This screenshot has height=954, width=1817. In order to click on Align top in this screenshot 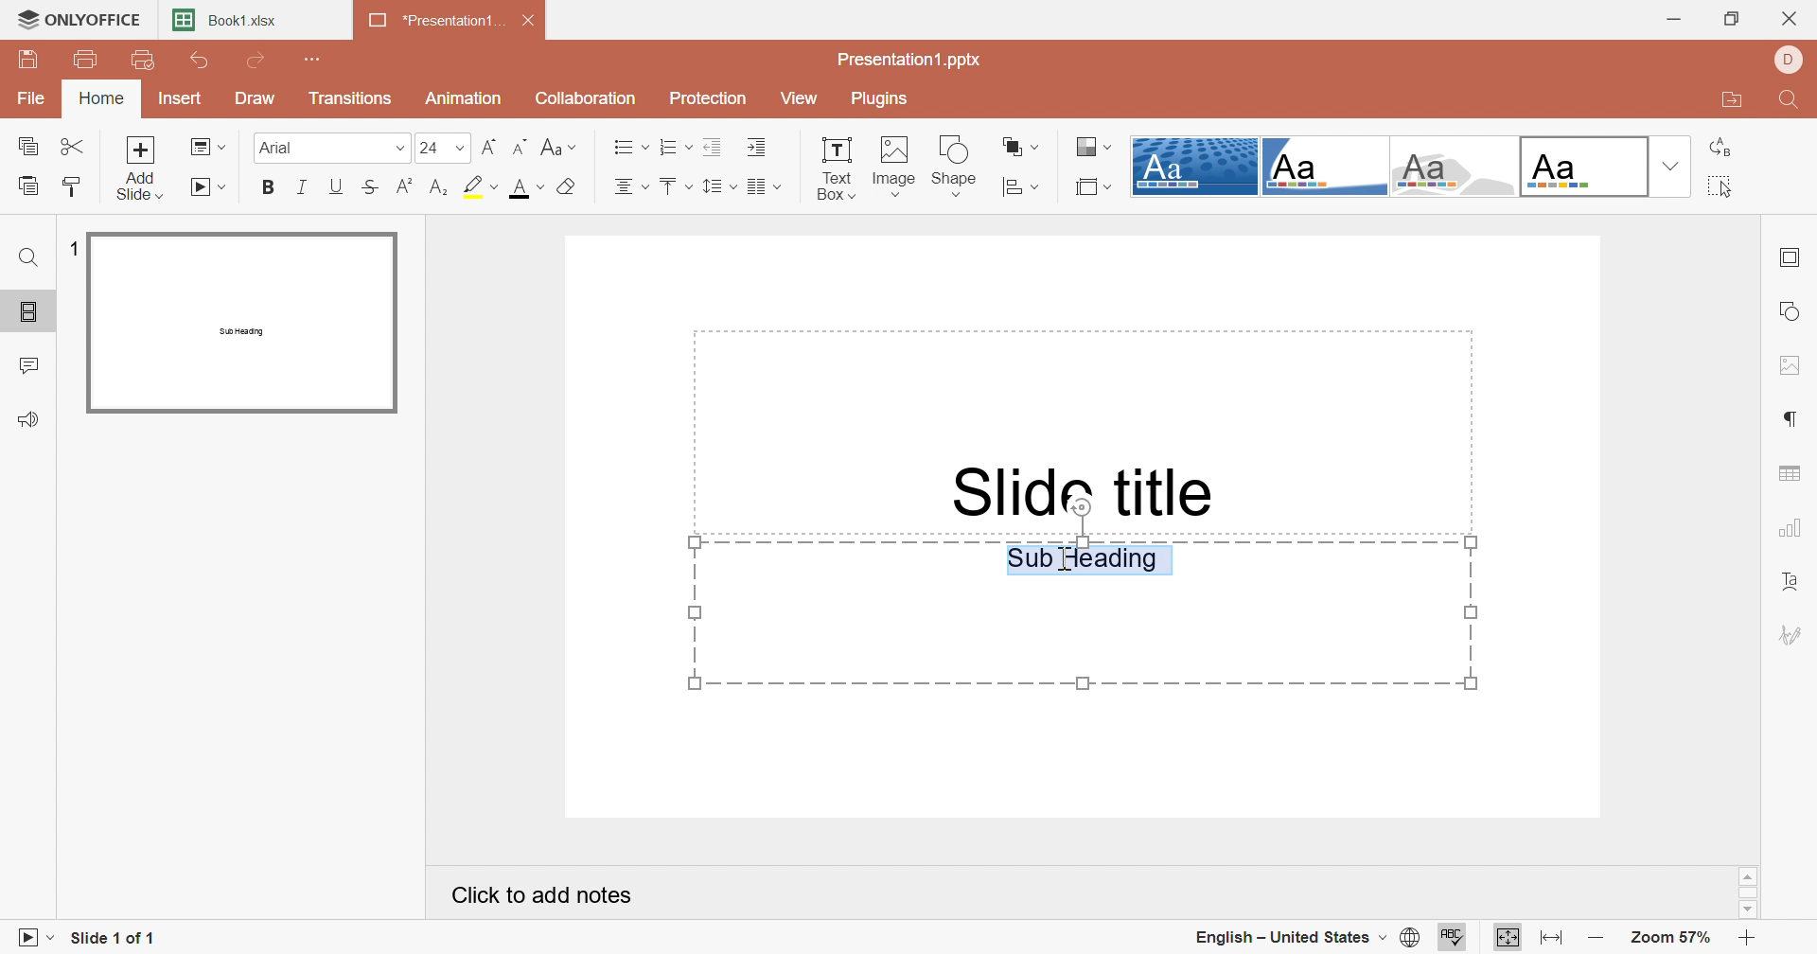, I will do `click(675, 184)`.